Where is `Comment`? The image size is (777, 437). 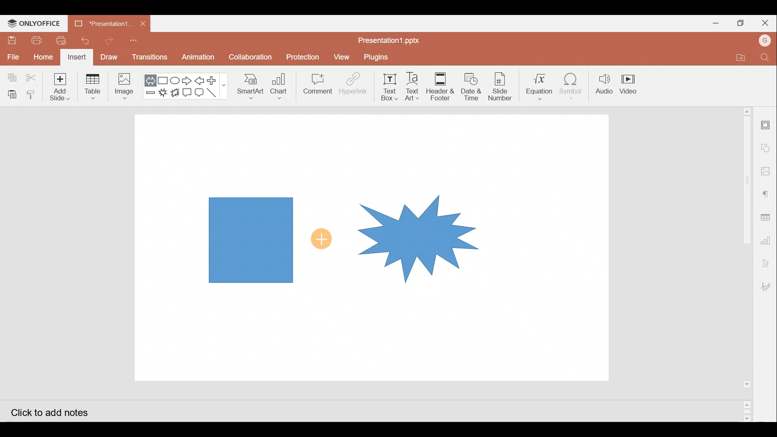
Comment is located at coordinates (318, 85).